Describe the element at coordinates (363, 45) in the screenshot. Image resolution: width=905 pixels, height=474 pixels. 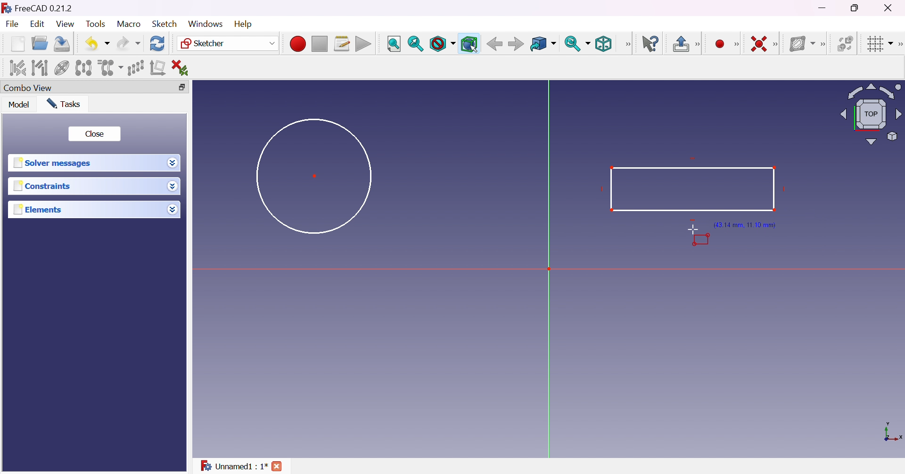
I see `Execute macro` at that location.